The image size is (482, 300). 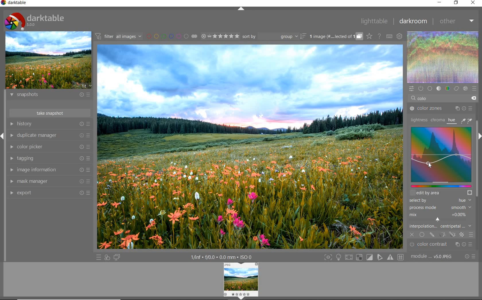 I want to click on color zones, so click(x=441, y=109).